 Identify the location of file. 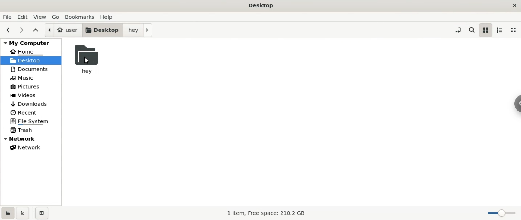
(7, 18).